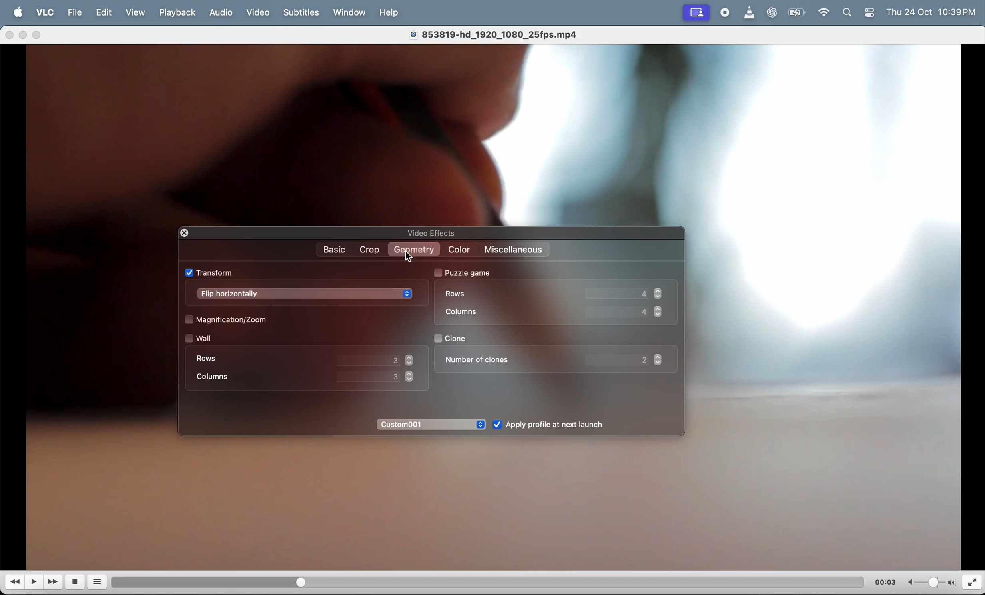  I want to click on wifi, so click(825, 14).